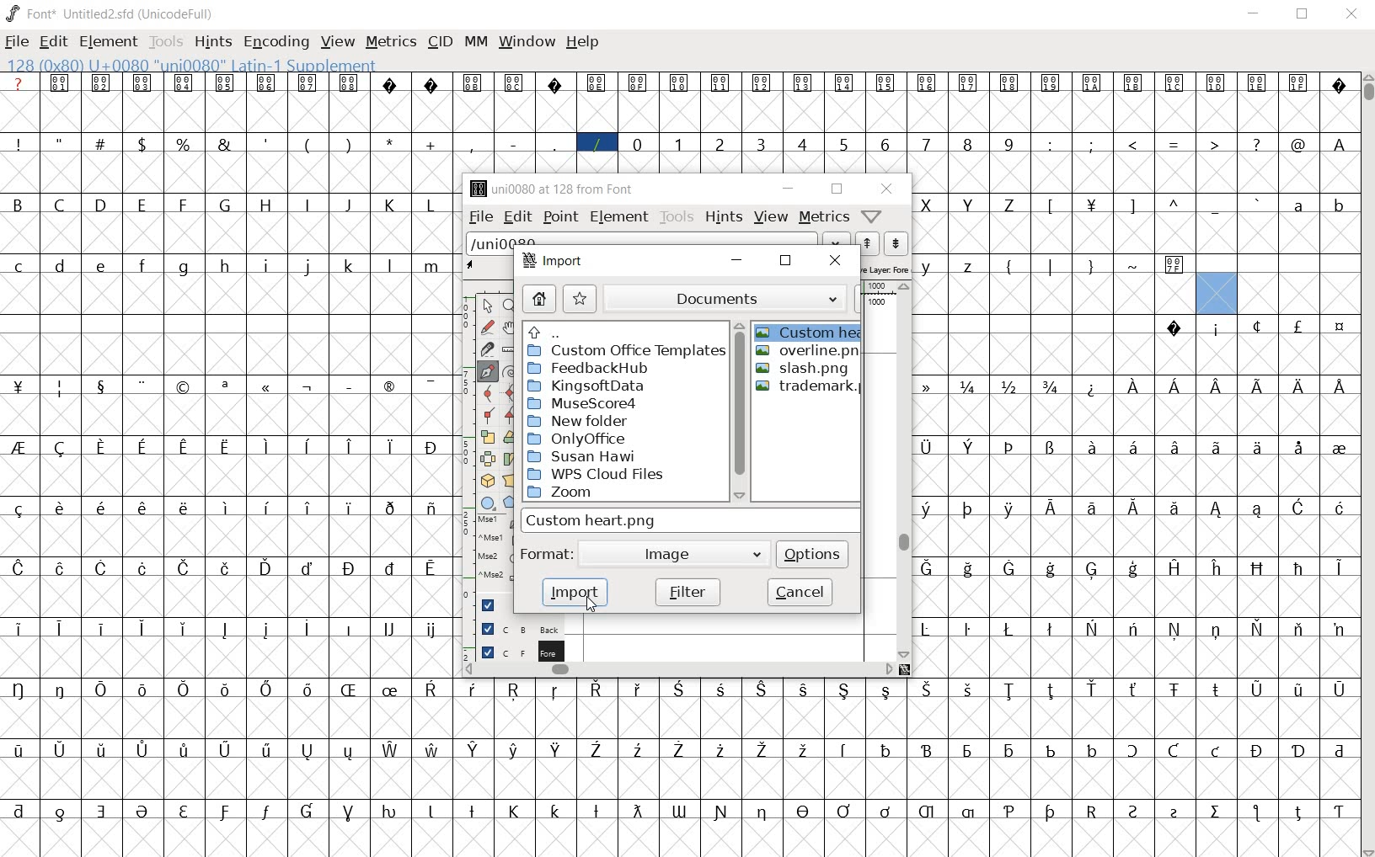  Describe the element at coordinates (760, 144) in the screenshot. I see `glyph` at that location.